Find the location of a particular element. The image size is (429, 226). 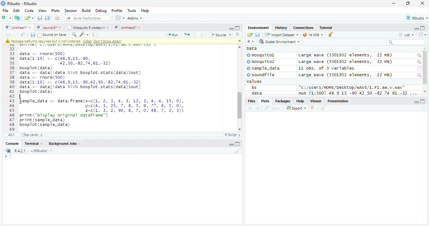

Profile is located at coordinates (117, 10).